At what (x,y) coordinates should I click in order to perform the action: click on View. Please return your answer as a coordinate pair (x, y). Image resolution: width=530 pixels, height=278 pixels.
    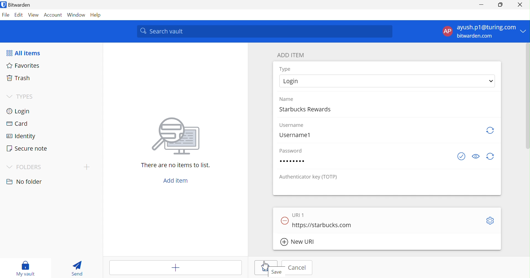
    Looking at the image, I should click on (33, 16).